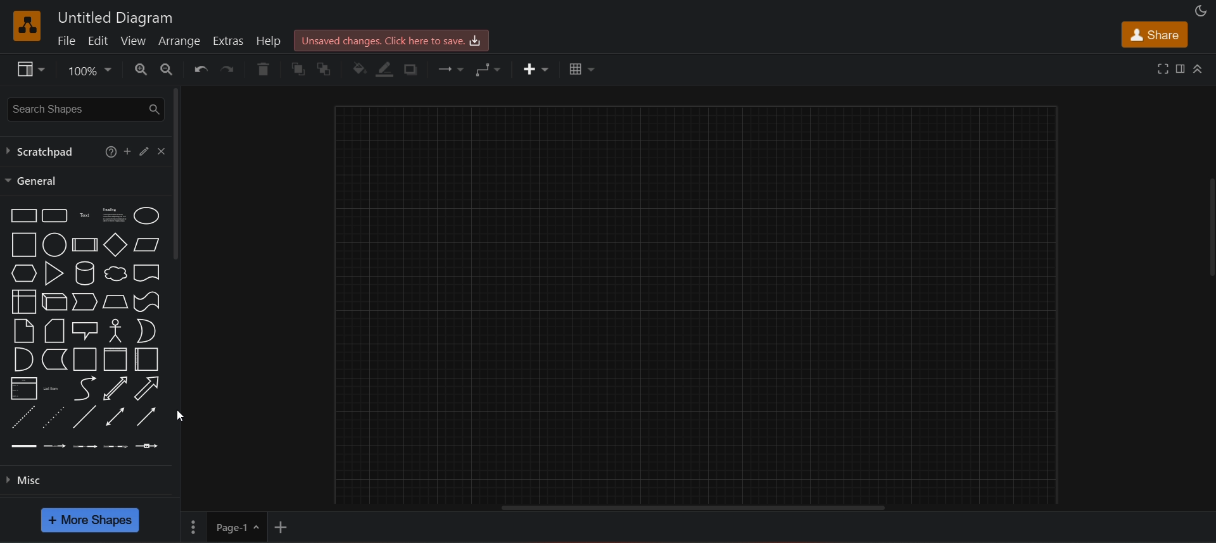 The image size is (1216, 543). Describe the element at coordinates (50, 388) in the screenshot. I see `list item` at that location.